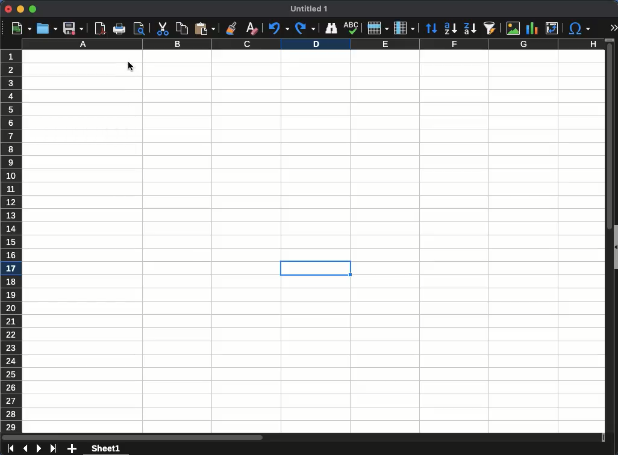 This screenshot has width=618, height=455. I want to click on chart, so click(532, 28).